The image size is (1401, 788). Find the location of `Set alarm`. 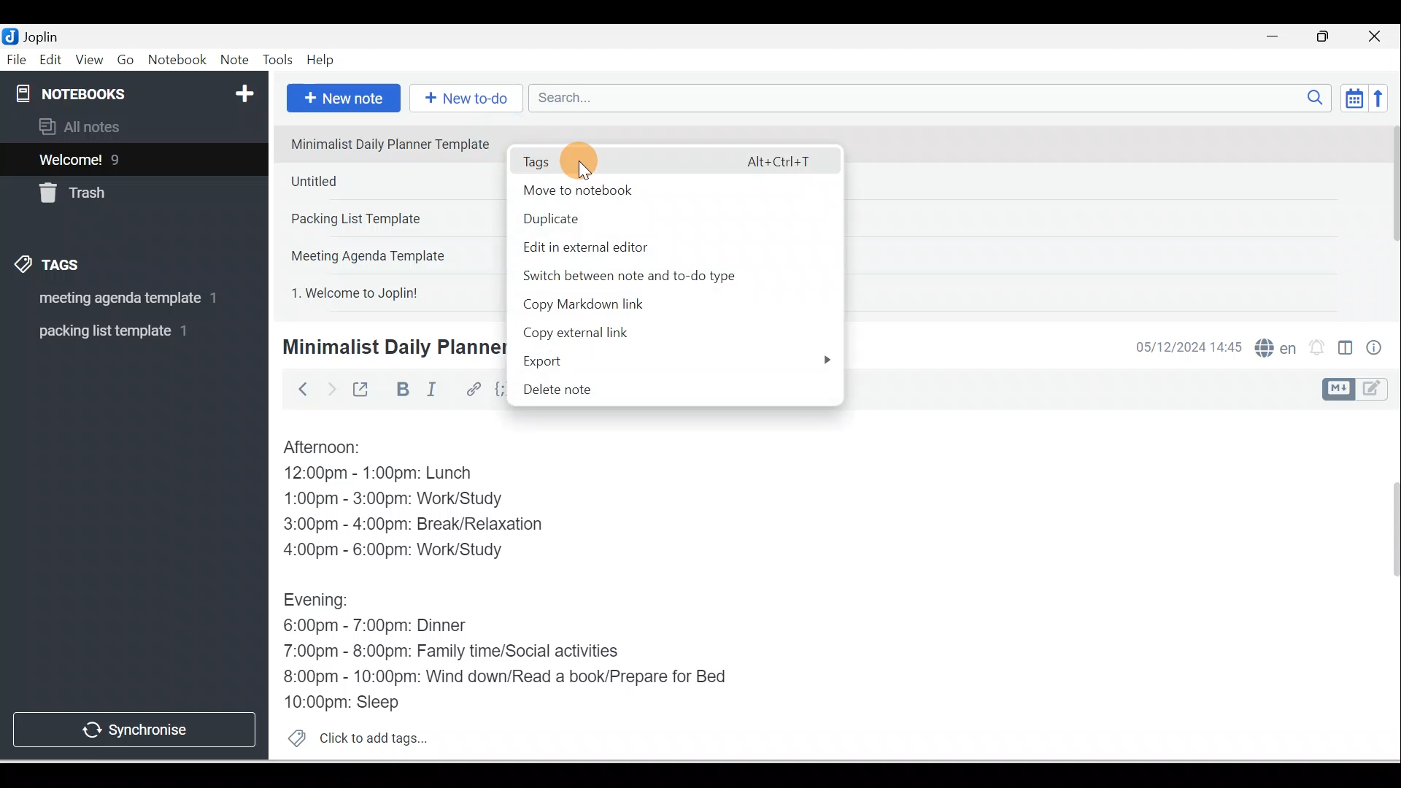

Set alarm is located at coordinates (1315, 348).